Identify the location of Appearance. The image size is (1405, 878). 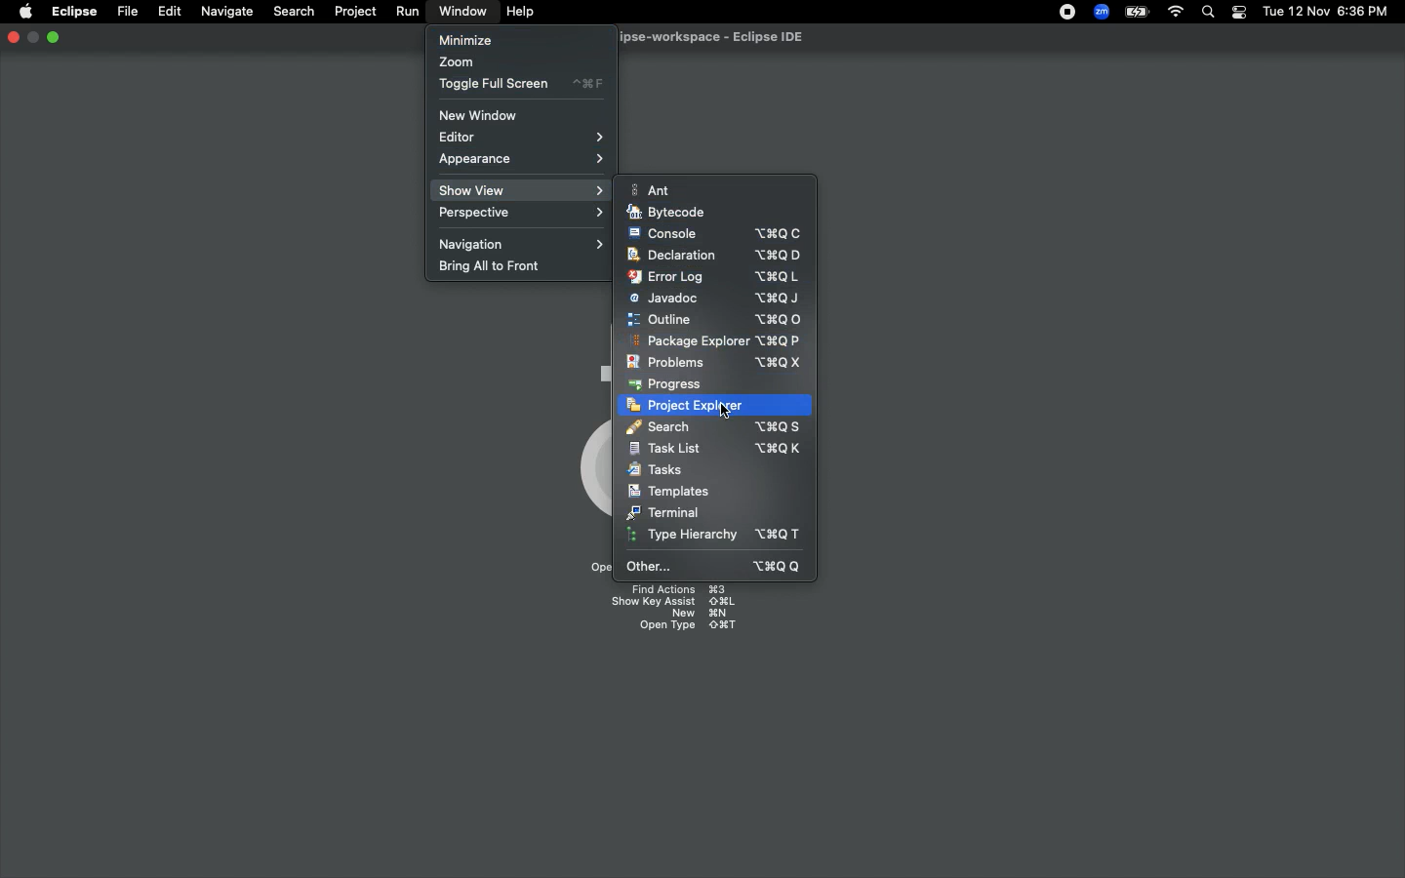
(522, 161).